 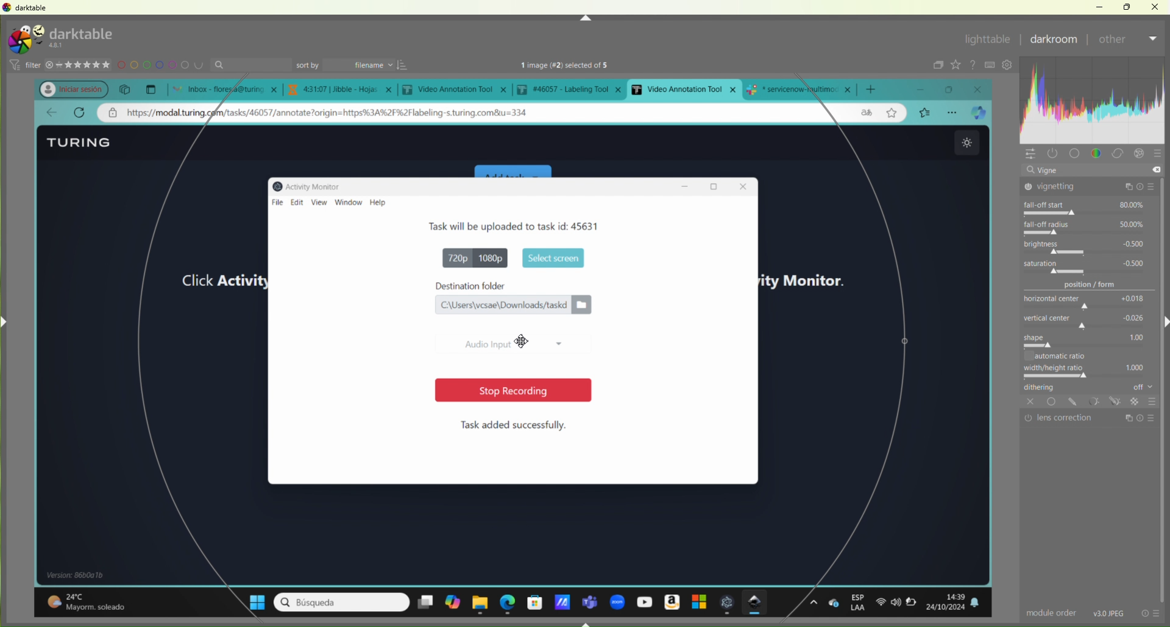 What do you see at coordinates (1079, 356) in the screenshot?
I see `automatic ratio` at bounding box center [1079, 356].